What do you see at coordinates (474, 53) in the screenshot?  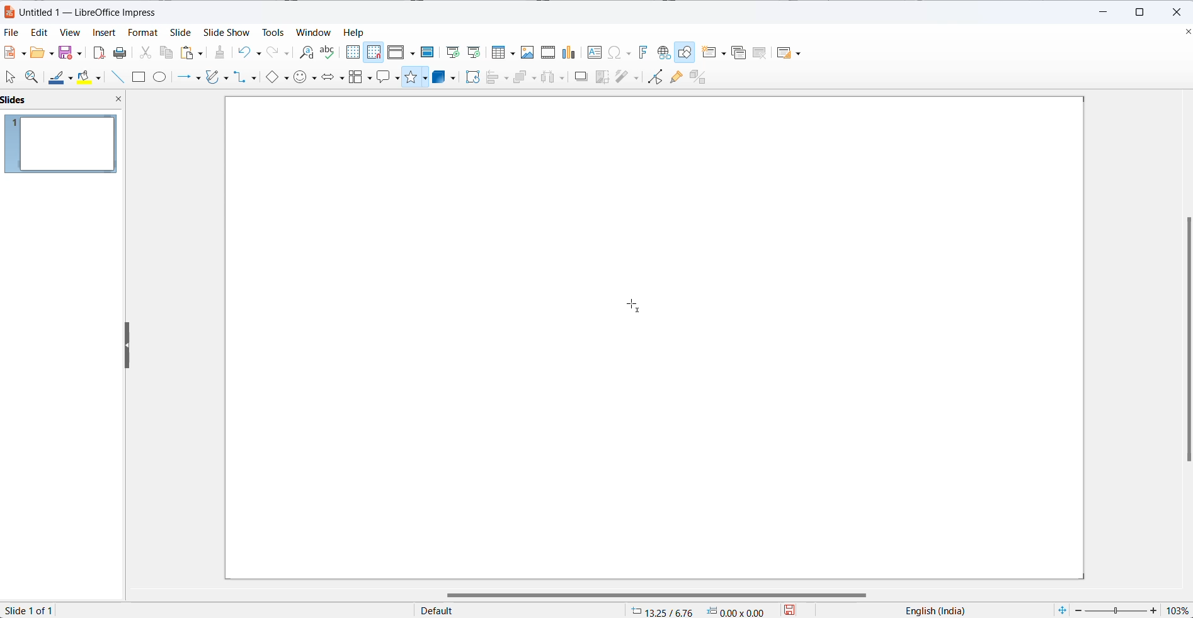 I see `start from current slide` at bounding box center [474, 53].